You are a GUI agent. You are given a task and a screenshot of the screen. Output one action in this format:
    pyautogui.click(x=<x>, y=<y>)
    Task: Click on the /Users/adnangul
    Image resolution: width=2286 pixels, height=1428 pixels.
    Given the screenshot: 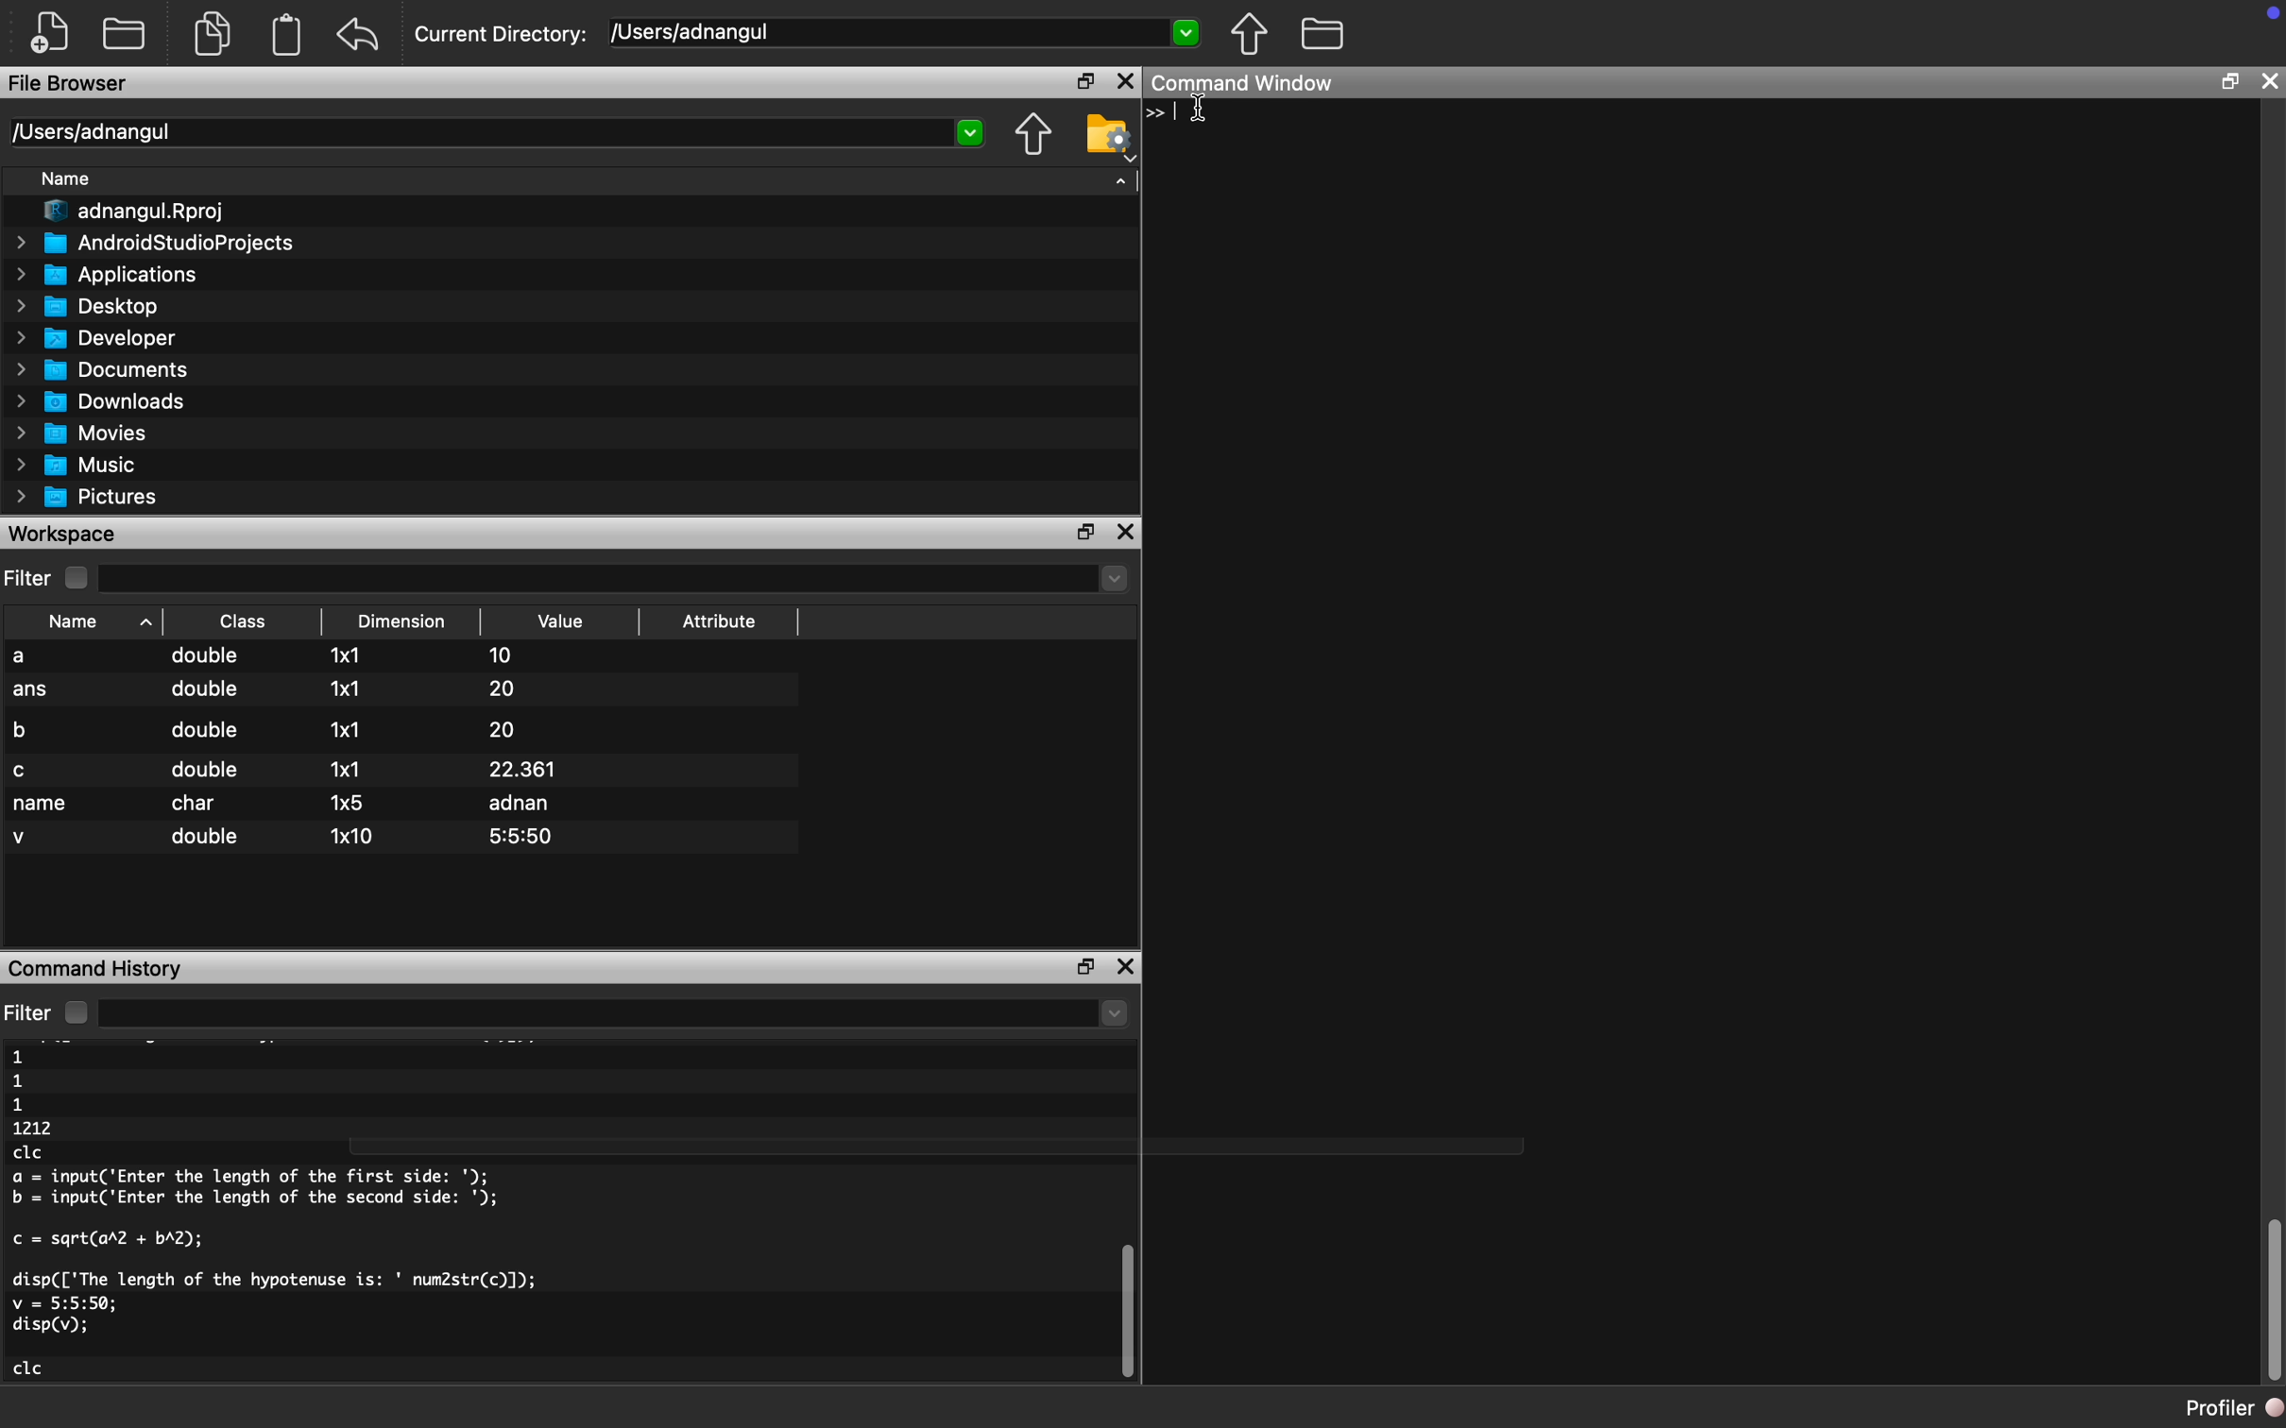 What is the action you would take?
    pyautogui.click(x=95, y=132)
    